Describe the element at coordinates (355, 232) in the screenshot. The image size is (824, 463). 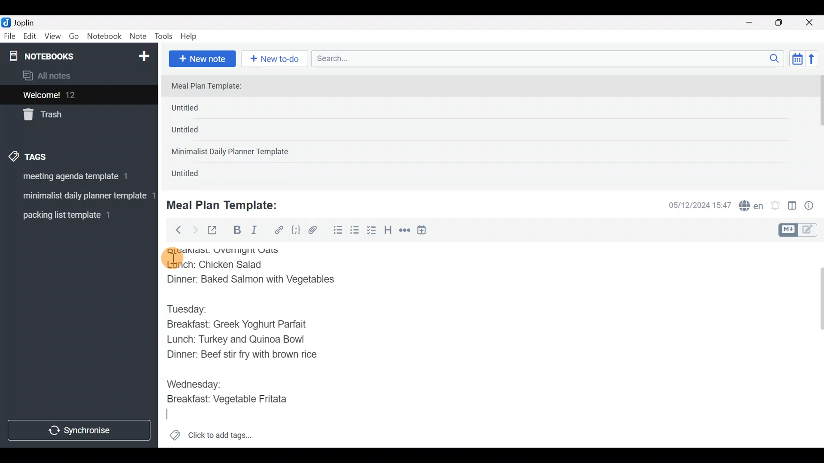
I see `Numbered list` at that location.